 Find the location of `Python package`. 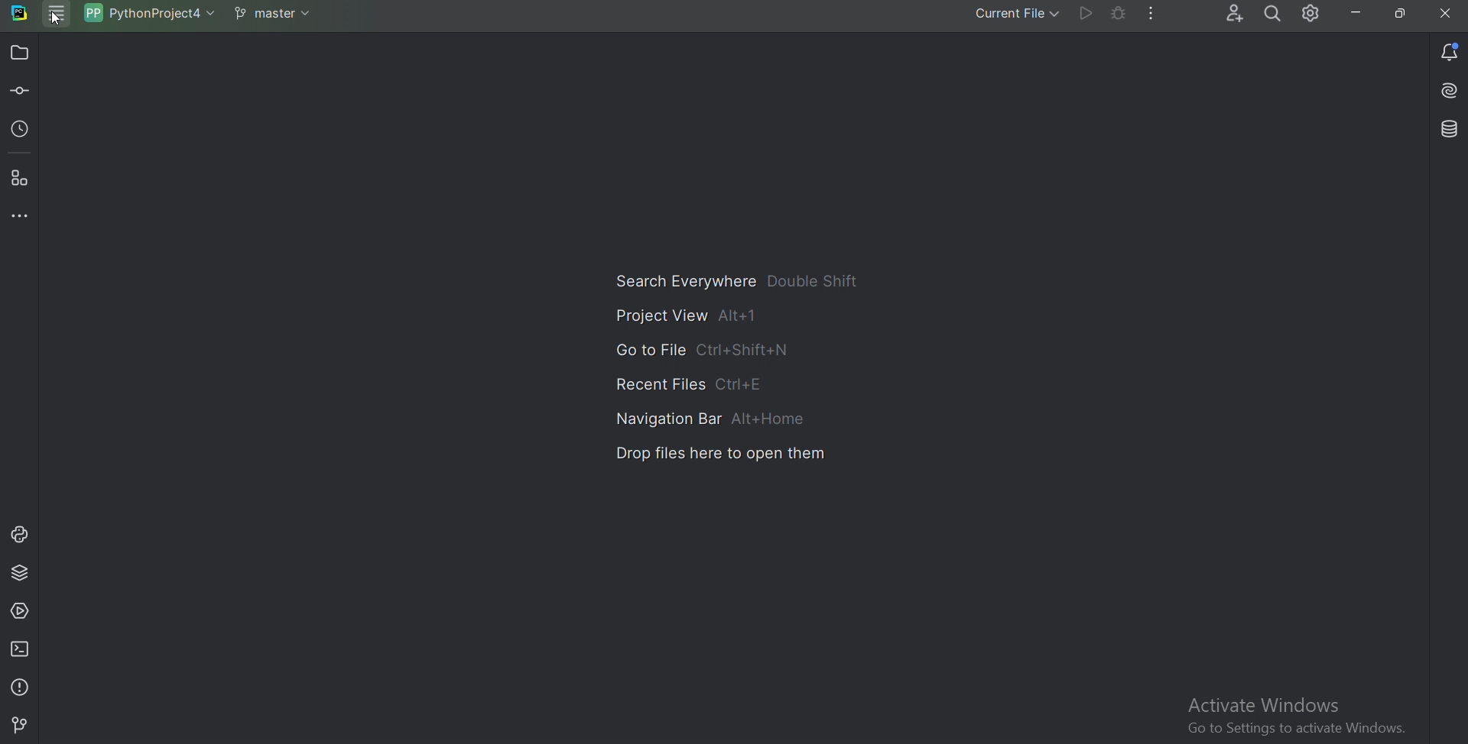

Python package is located at coordinates (21, 572).